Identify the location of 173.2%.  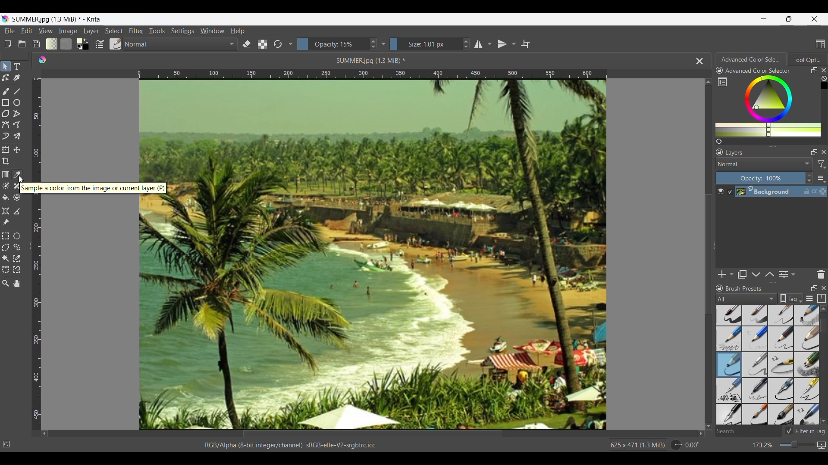
(763, 446).